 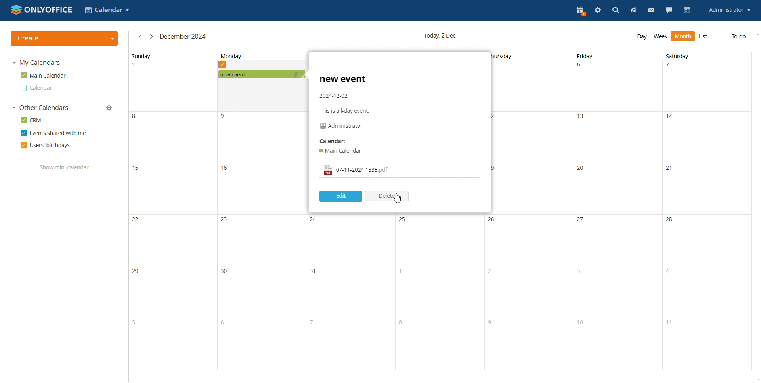 What do you see at coordinates (669, 10) in the screenshot?
I see `chat` at bounding box center [669, 10].